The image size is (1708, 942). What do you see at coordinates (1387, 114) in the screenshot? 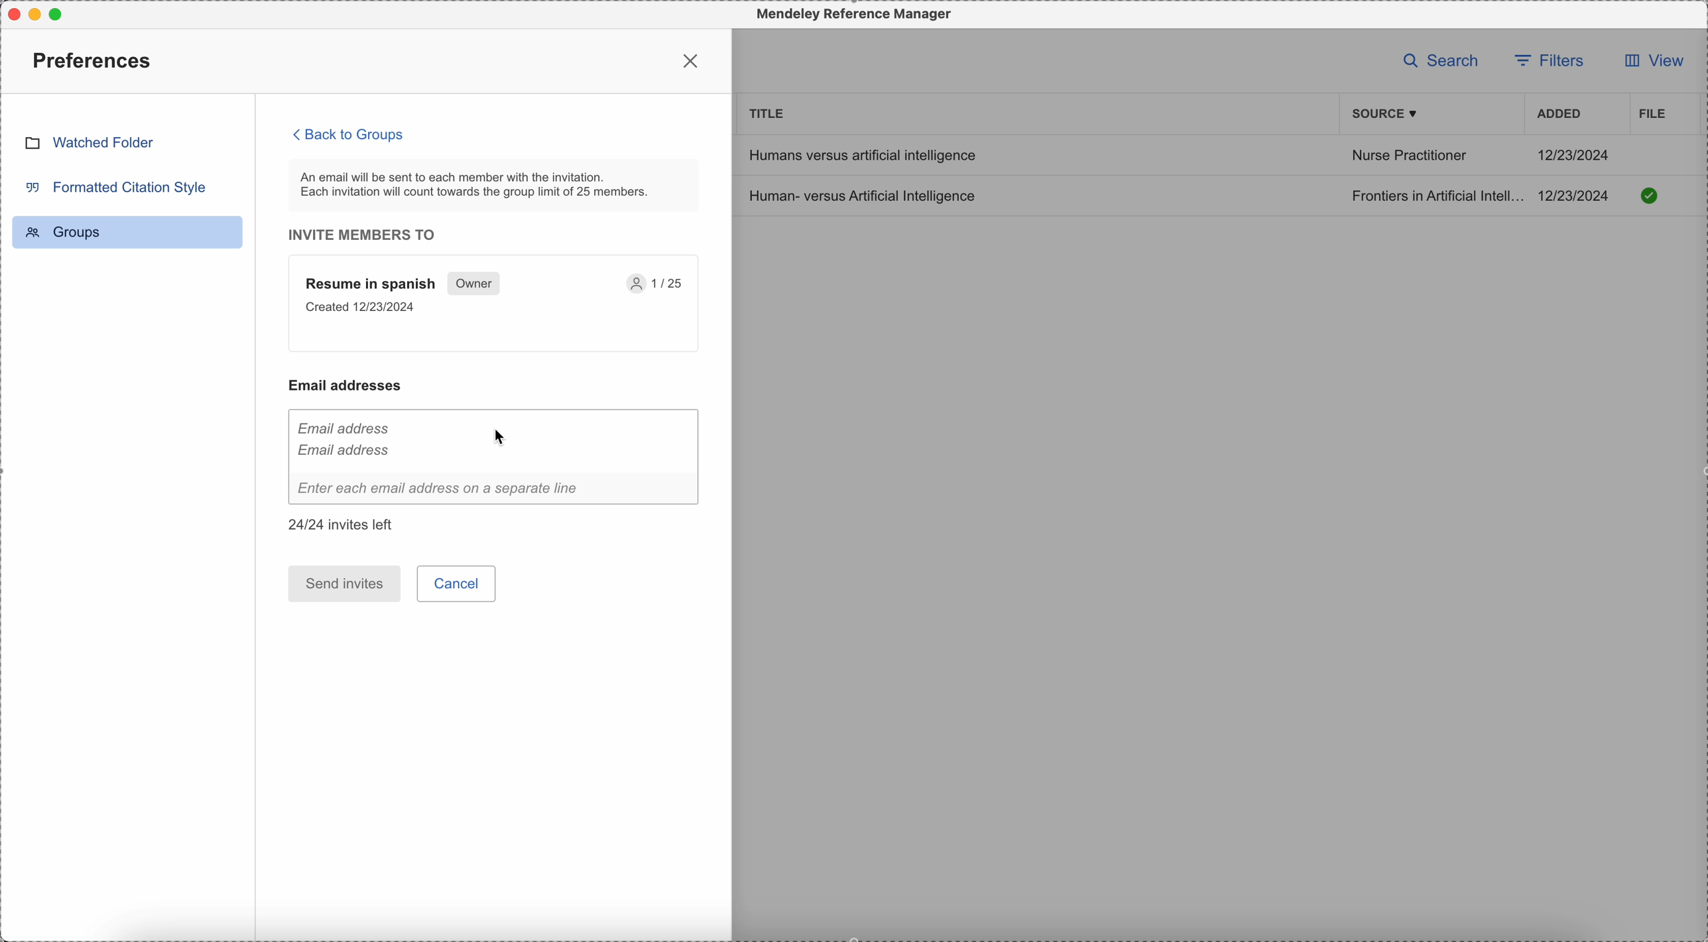
I see `source` at bounding box center [1387, 114].